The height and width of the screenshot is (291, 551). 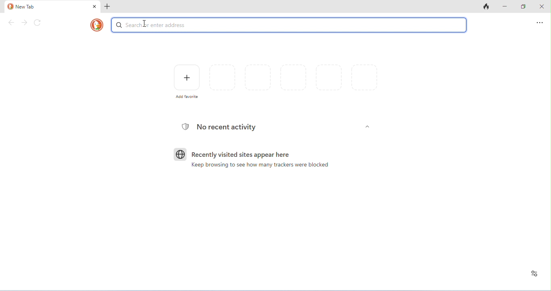 I want to click on back, so click(x=13, y=22).